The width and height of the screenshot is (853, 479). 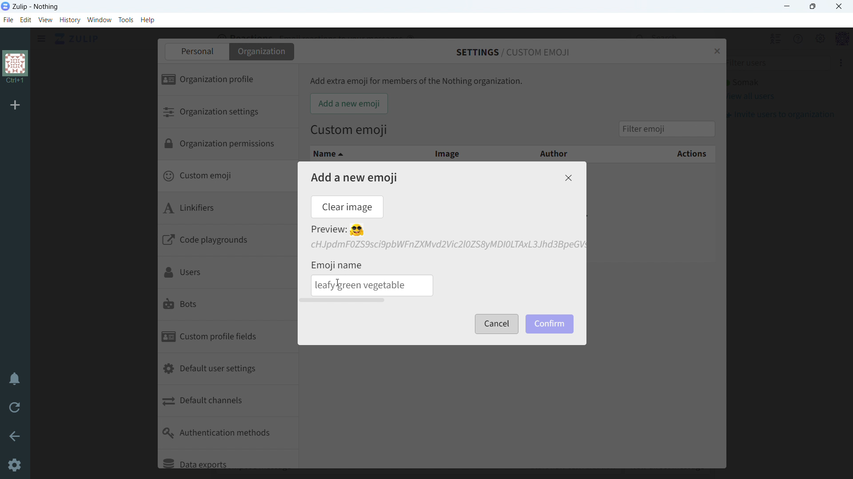 I want to click on scroll down, so click(x=848, y=474).